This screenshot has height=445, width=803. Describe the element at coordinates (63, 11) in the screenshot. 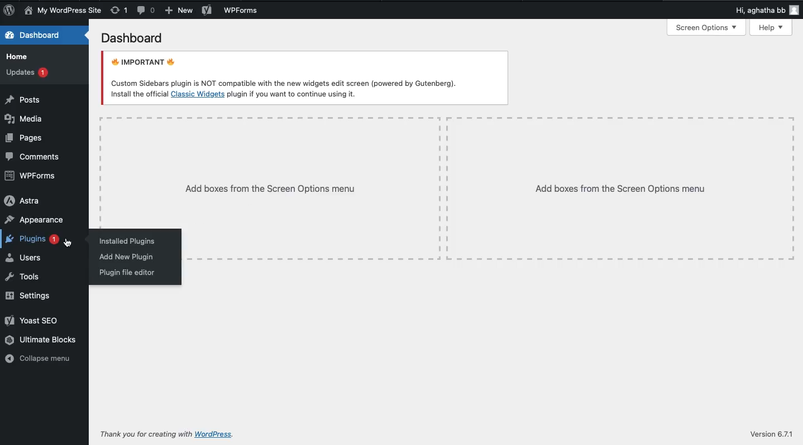

I see `Site` at that location.